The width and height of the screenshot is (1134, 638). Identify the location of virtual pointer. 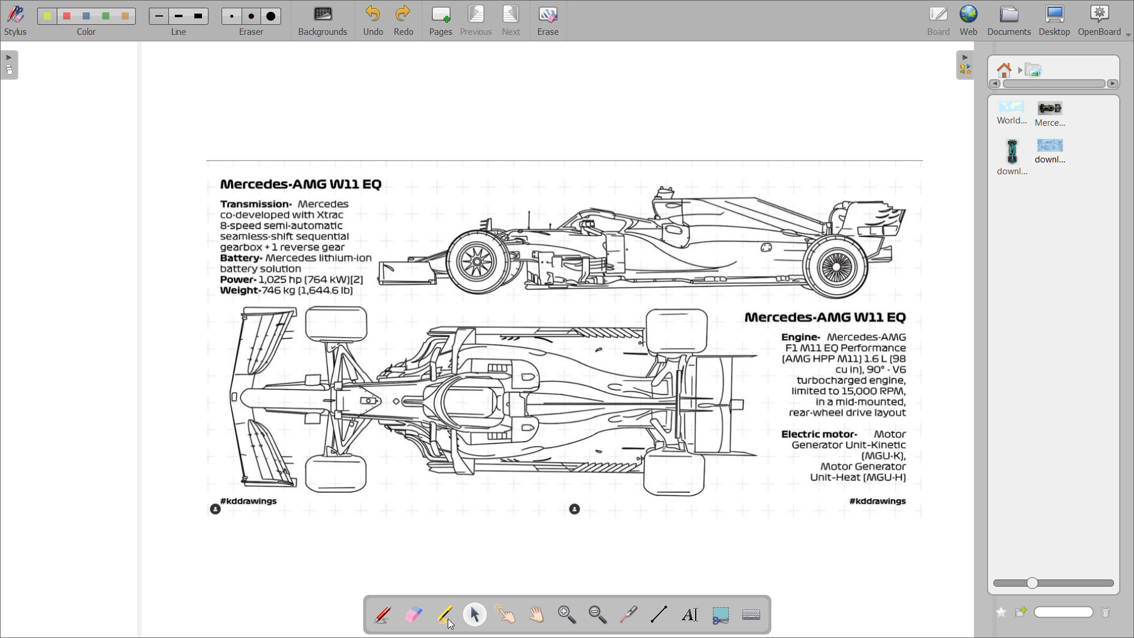
(630, 614).